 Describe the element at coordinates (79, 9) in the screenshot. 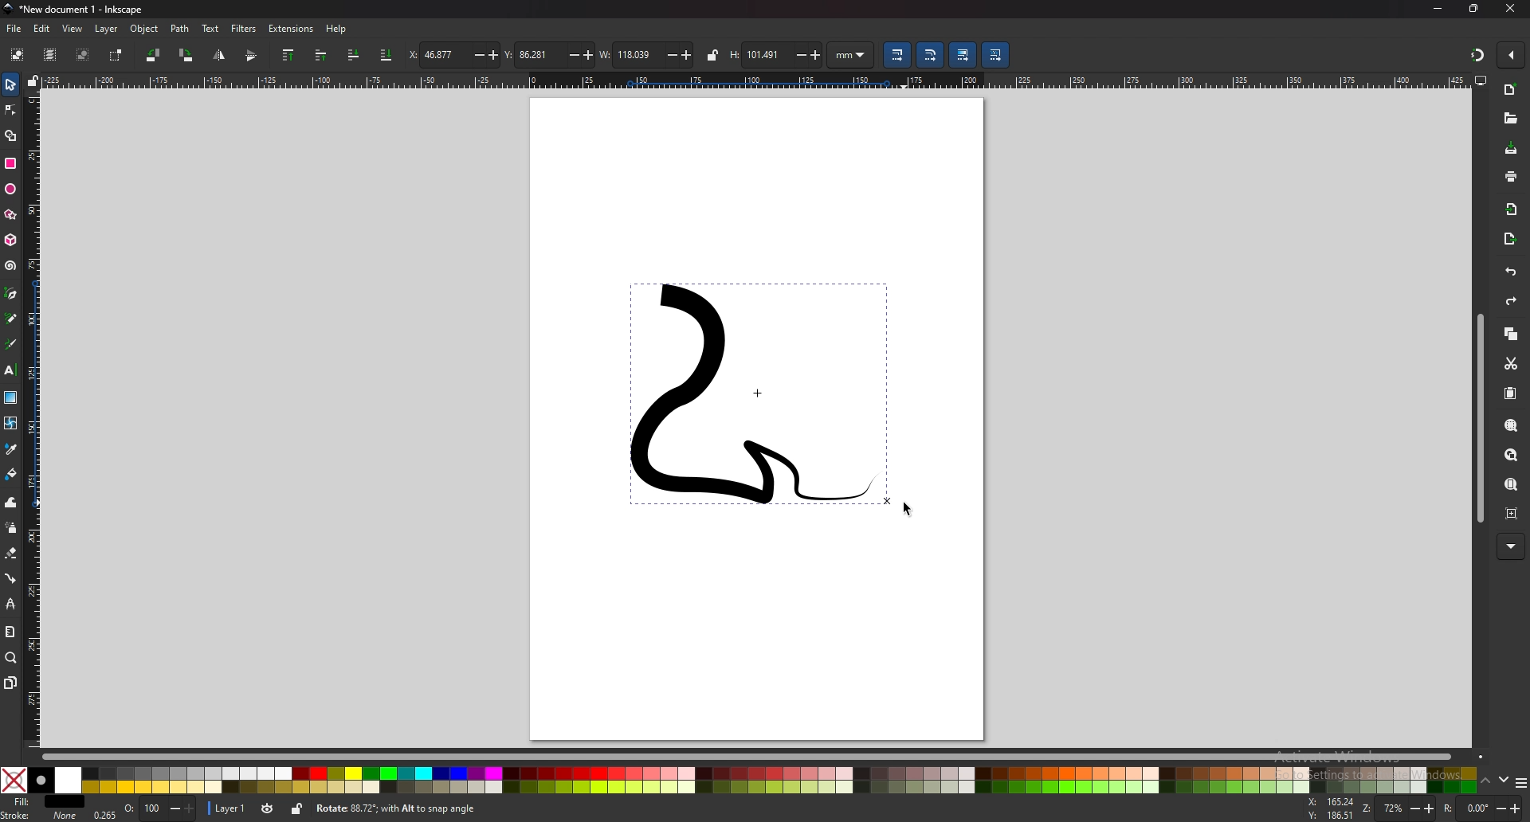

I see `title` at that location.